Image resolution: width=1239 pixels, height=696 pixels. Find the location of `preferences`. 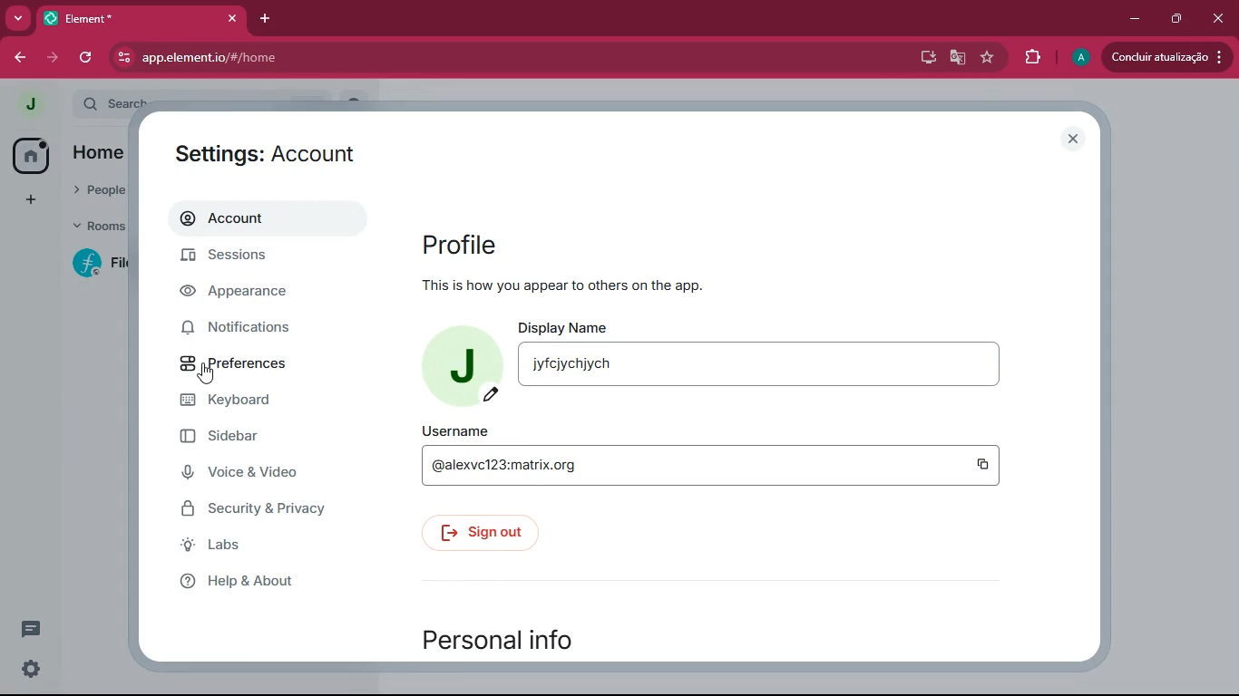

preferences is located at coordinates (265, 359).